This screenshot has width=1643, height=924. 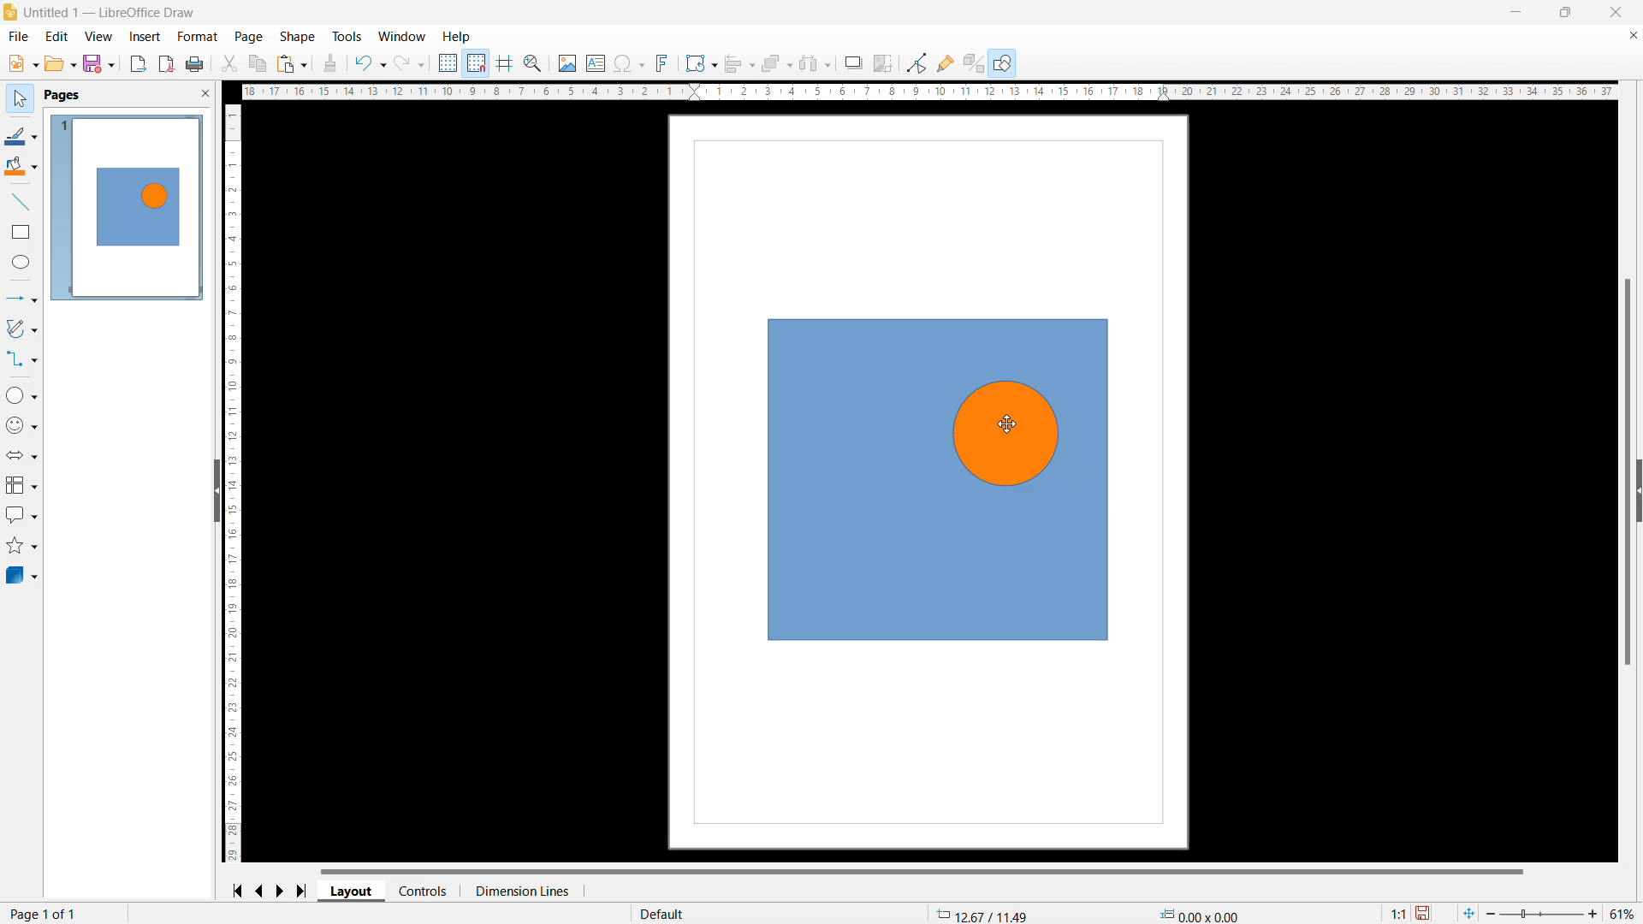 What do you see at coordinates (205, 92) in the screenshot?
I see `close pane` at bounding box center [205, 92].